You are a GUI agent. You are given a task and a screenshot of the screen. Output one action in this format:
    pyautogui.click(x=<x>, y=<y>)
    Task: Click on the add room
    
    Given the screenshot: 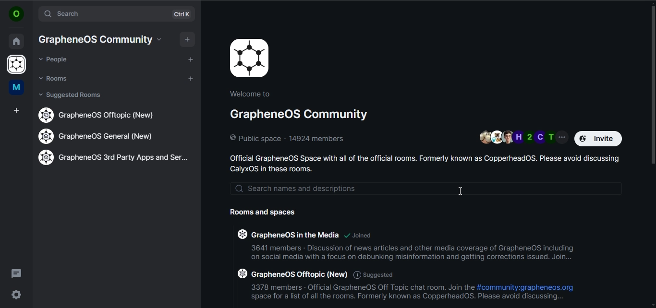 What is the action you would take?
    pyautogui.click(x=192, y=79)
    